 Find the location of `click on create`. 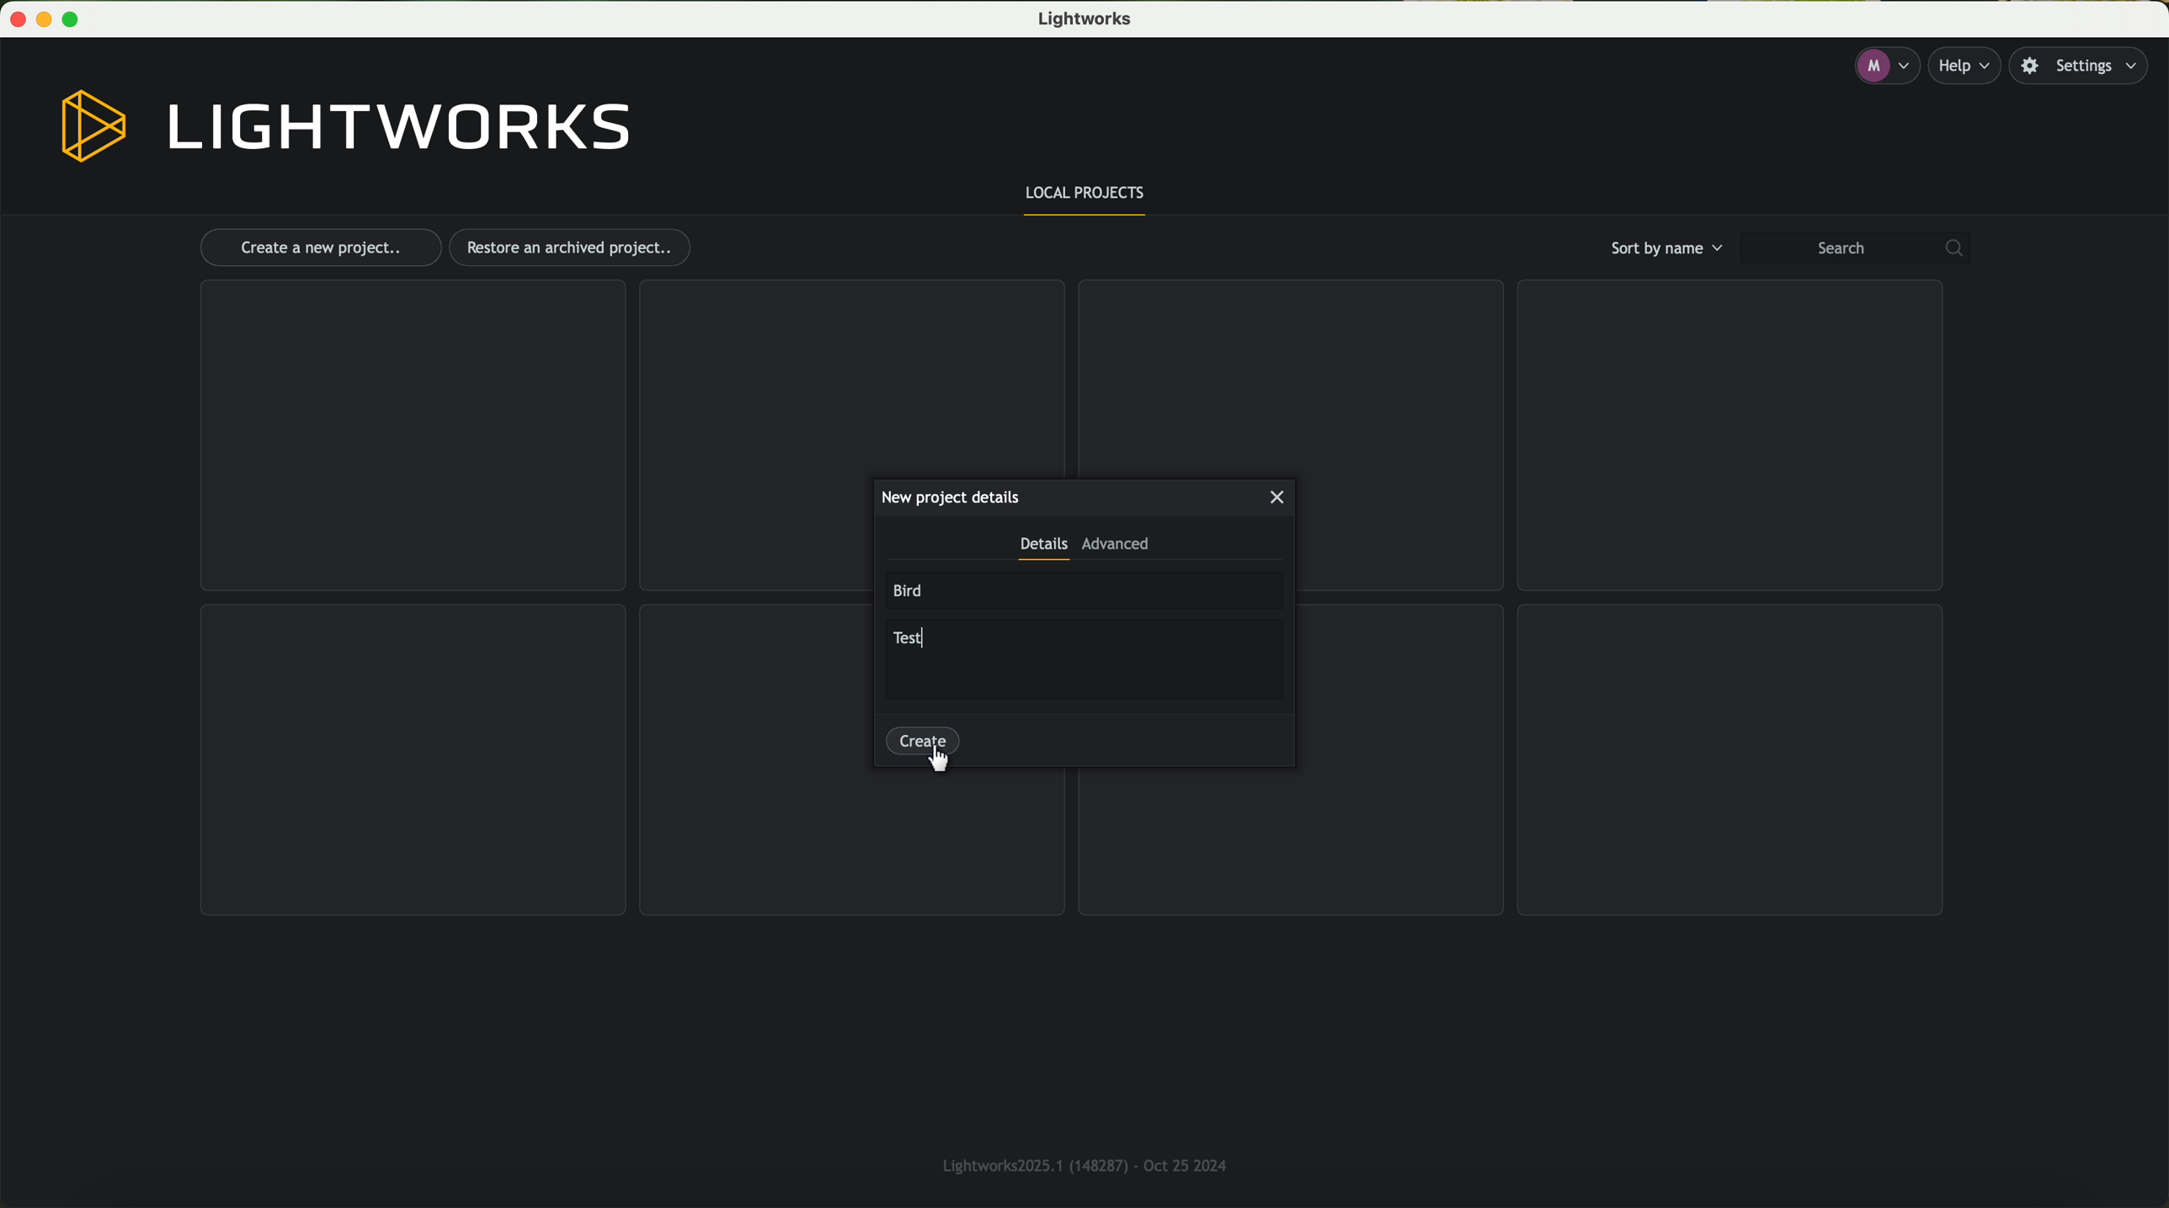

click on create is located at coordinates (930, 751).